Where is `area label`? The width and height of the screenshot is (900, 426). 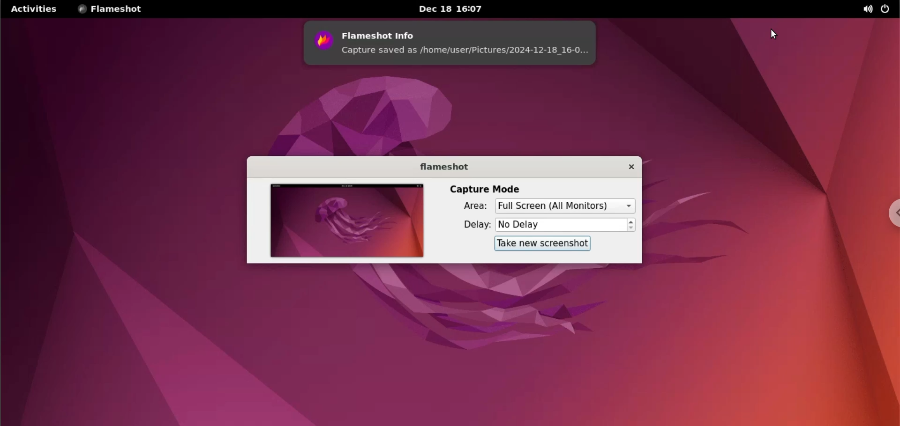 area label is located at coordinates (471, 206).